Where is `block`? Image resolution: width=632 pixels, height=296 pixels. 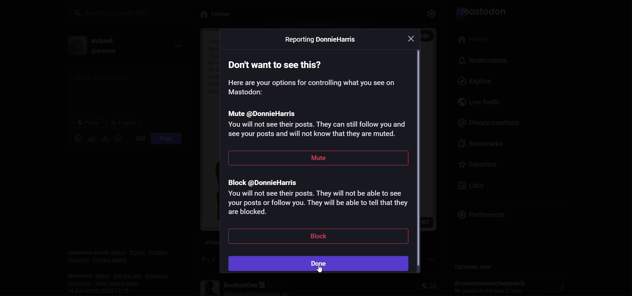 block is located at coordinates (317, 237).